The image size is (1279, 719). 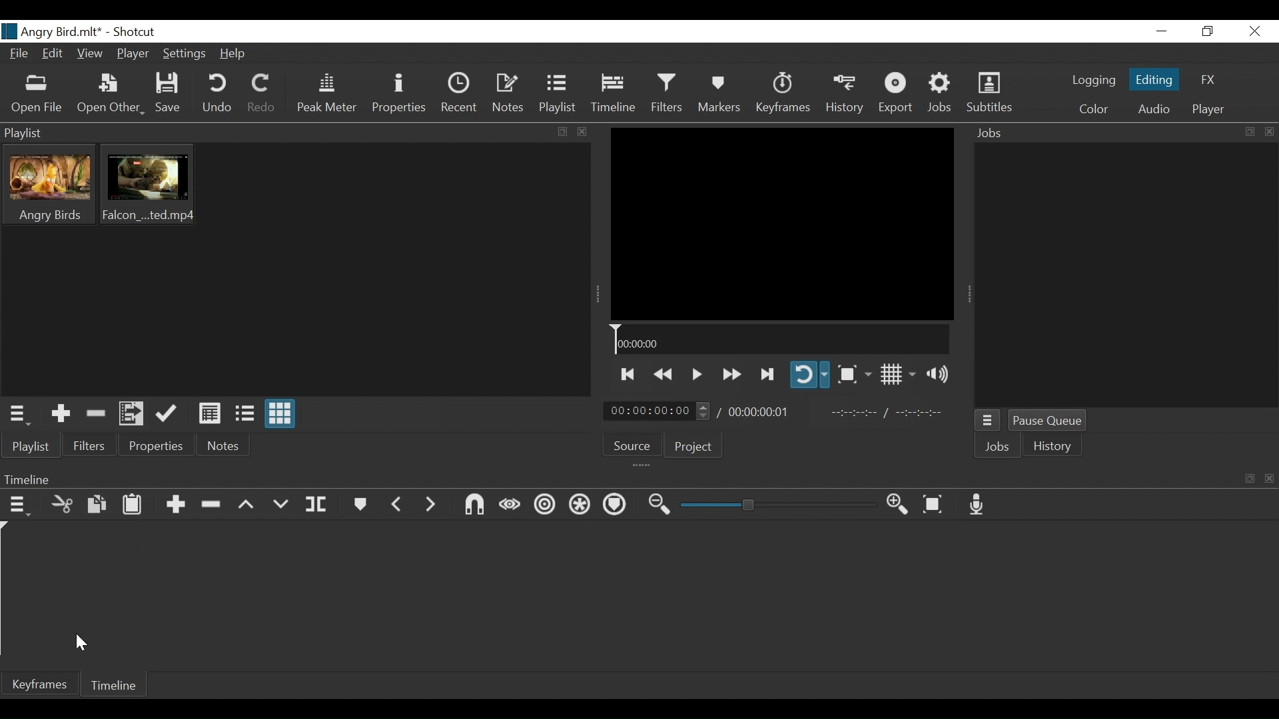 I want to click on , so click(x=398, y=94).